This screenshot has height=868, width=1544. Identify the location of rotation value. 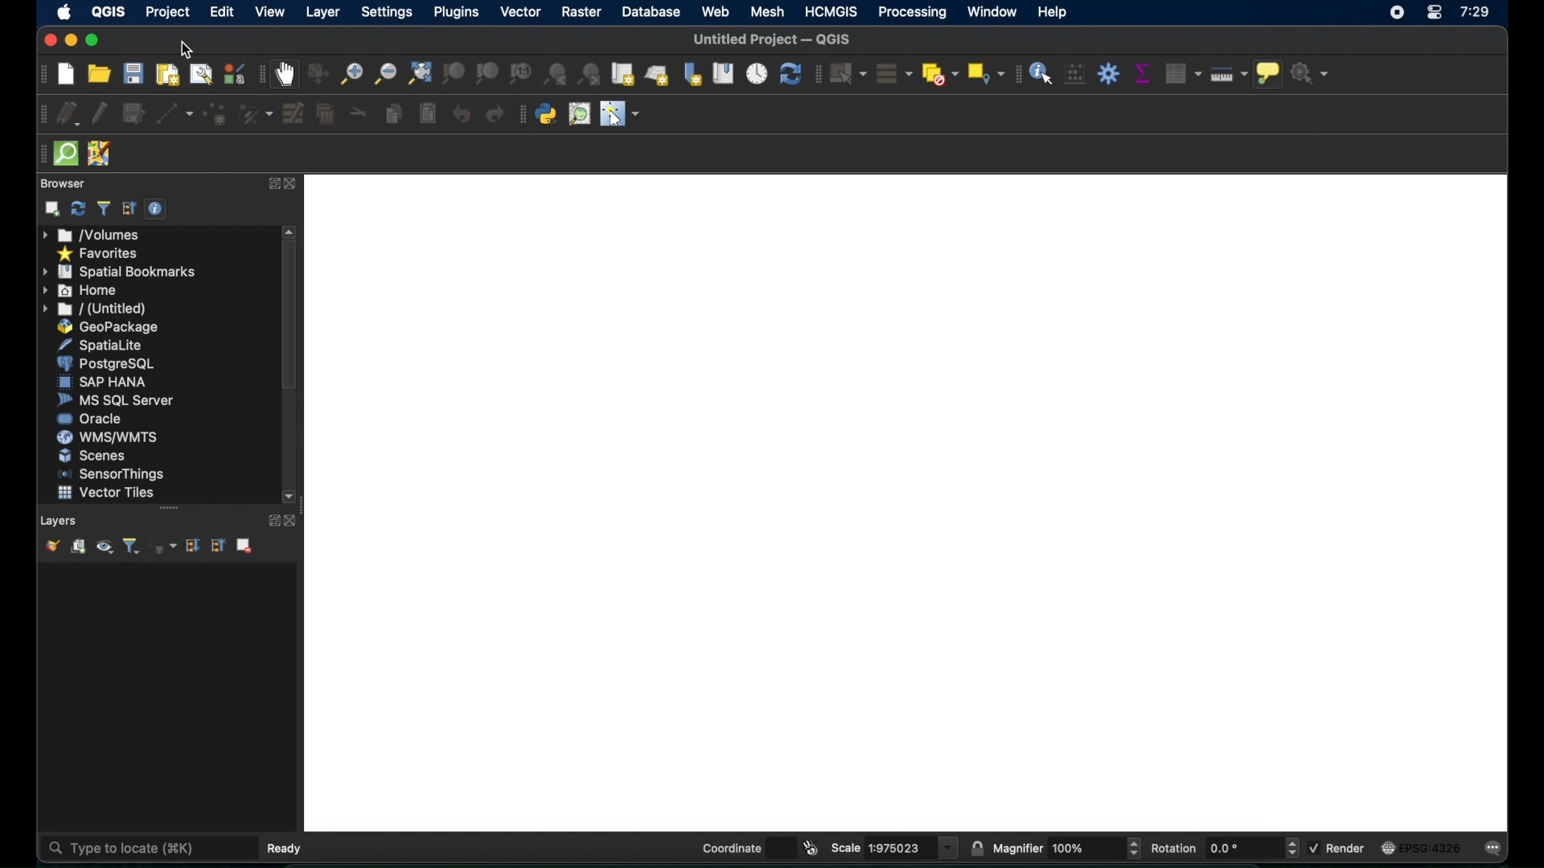
(1242, 846).